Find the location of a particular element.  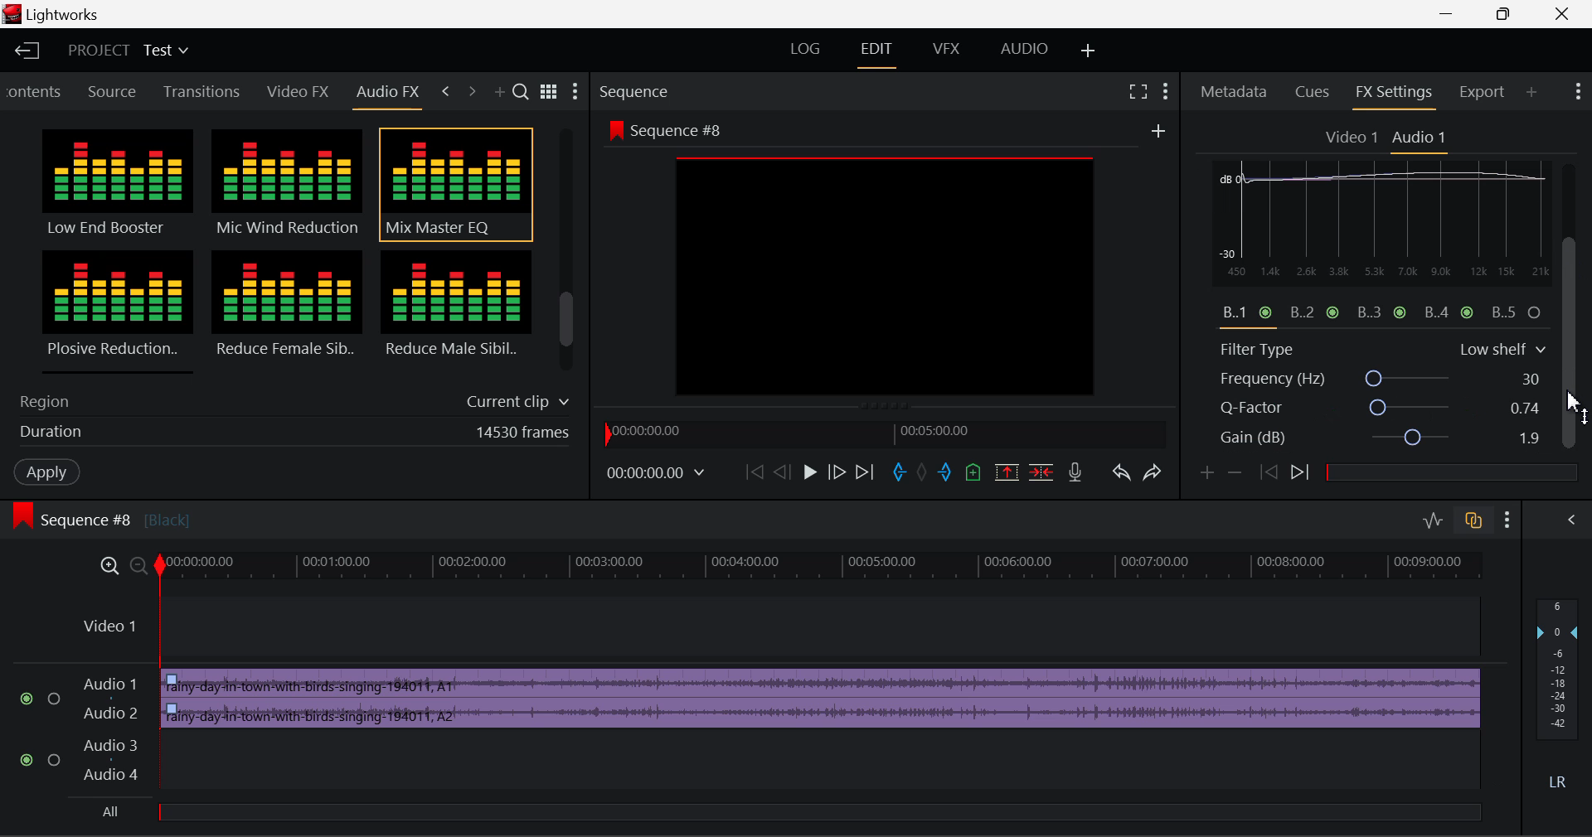

Video Layer is located at coordinates (776, 628).